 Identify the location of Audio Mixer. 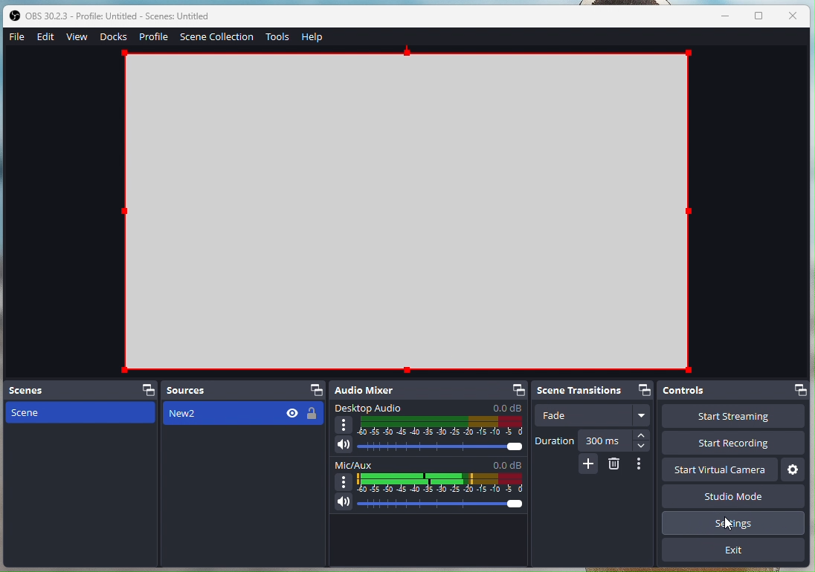
(375, 389).